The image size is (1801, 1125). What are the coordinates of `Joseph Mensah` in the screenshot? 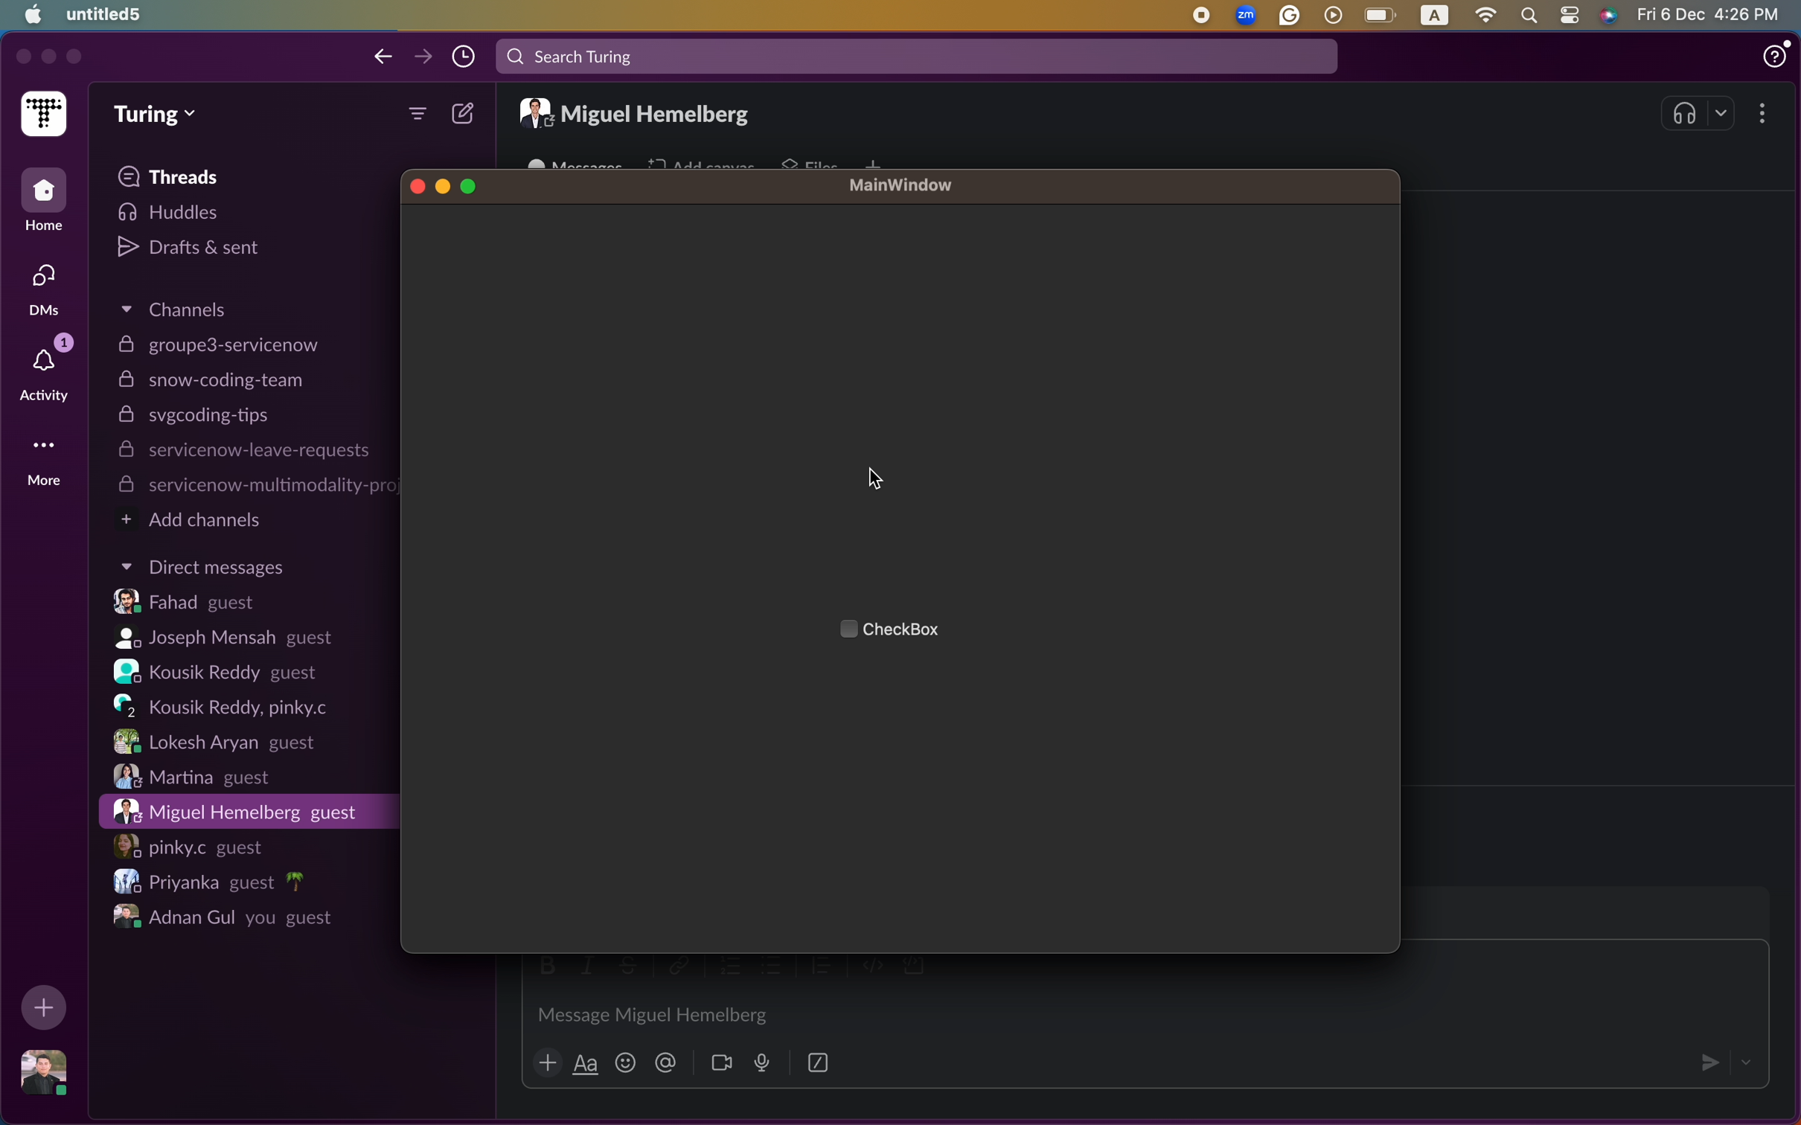 It's located at (225, 639).